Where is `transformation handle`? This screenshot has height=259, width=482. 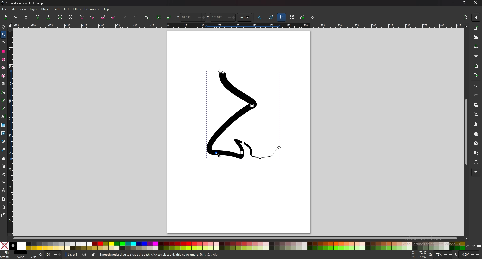 transformation handle is located at coordinates (291, 18).